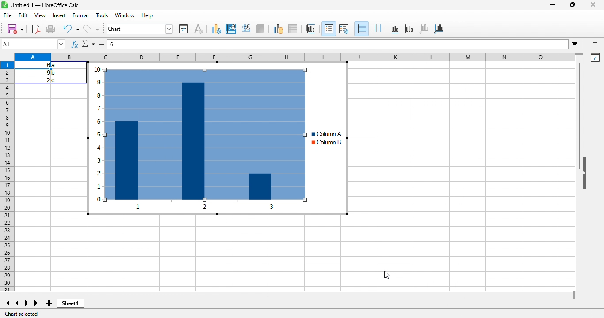 The width and height of the screenshot is (604, 318). Describe the element at coordinates (298, 57) in the screenshot. I see `column headings` at that location.